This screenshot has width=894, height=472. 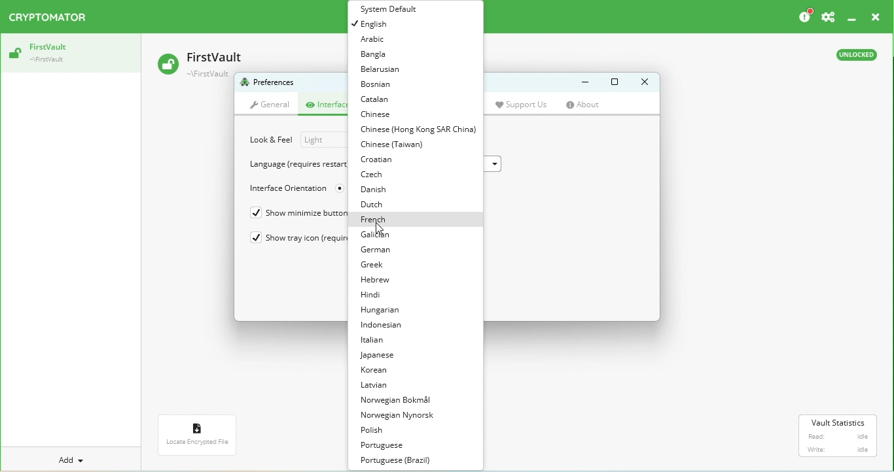 I want to click on Add a new vault, so click(x=73, y=460).